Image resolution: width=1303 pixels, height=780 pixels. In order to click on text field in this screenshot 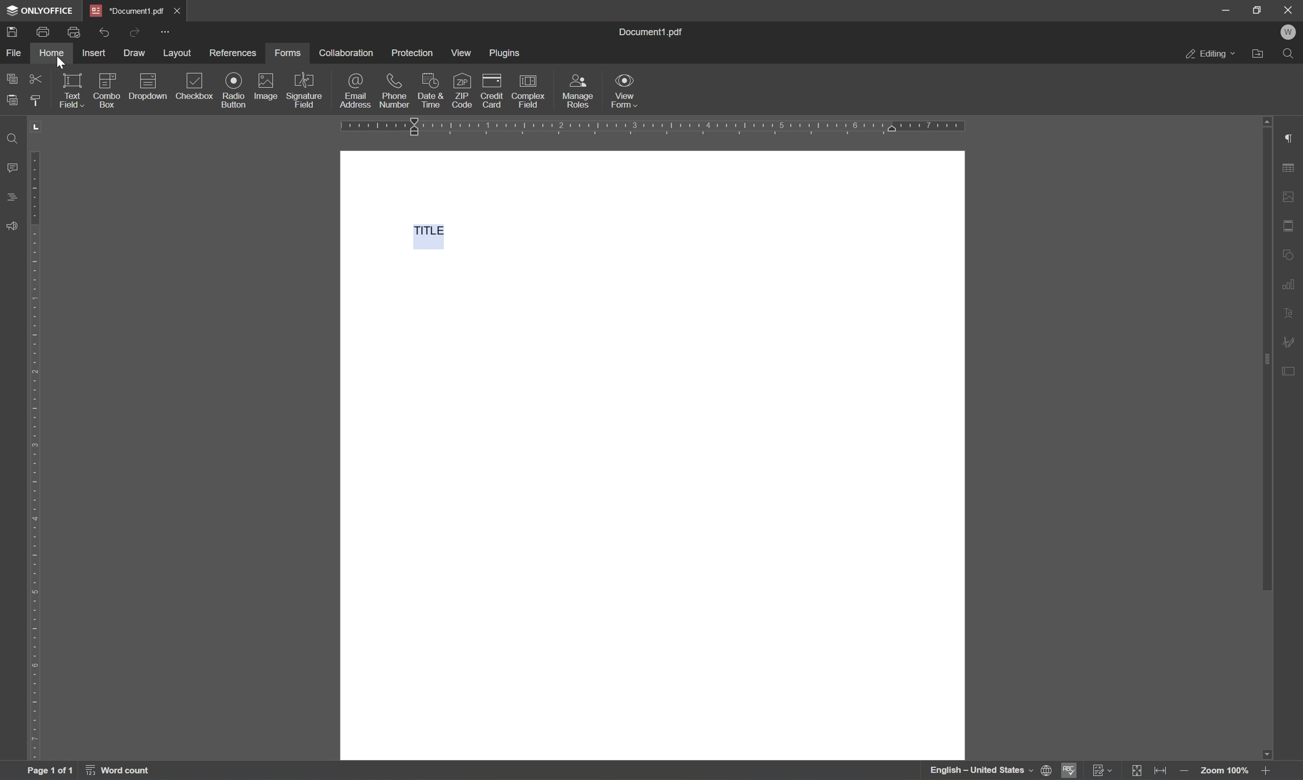, I will do `click(72, 89)`.